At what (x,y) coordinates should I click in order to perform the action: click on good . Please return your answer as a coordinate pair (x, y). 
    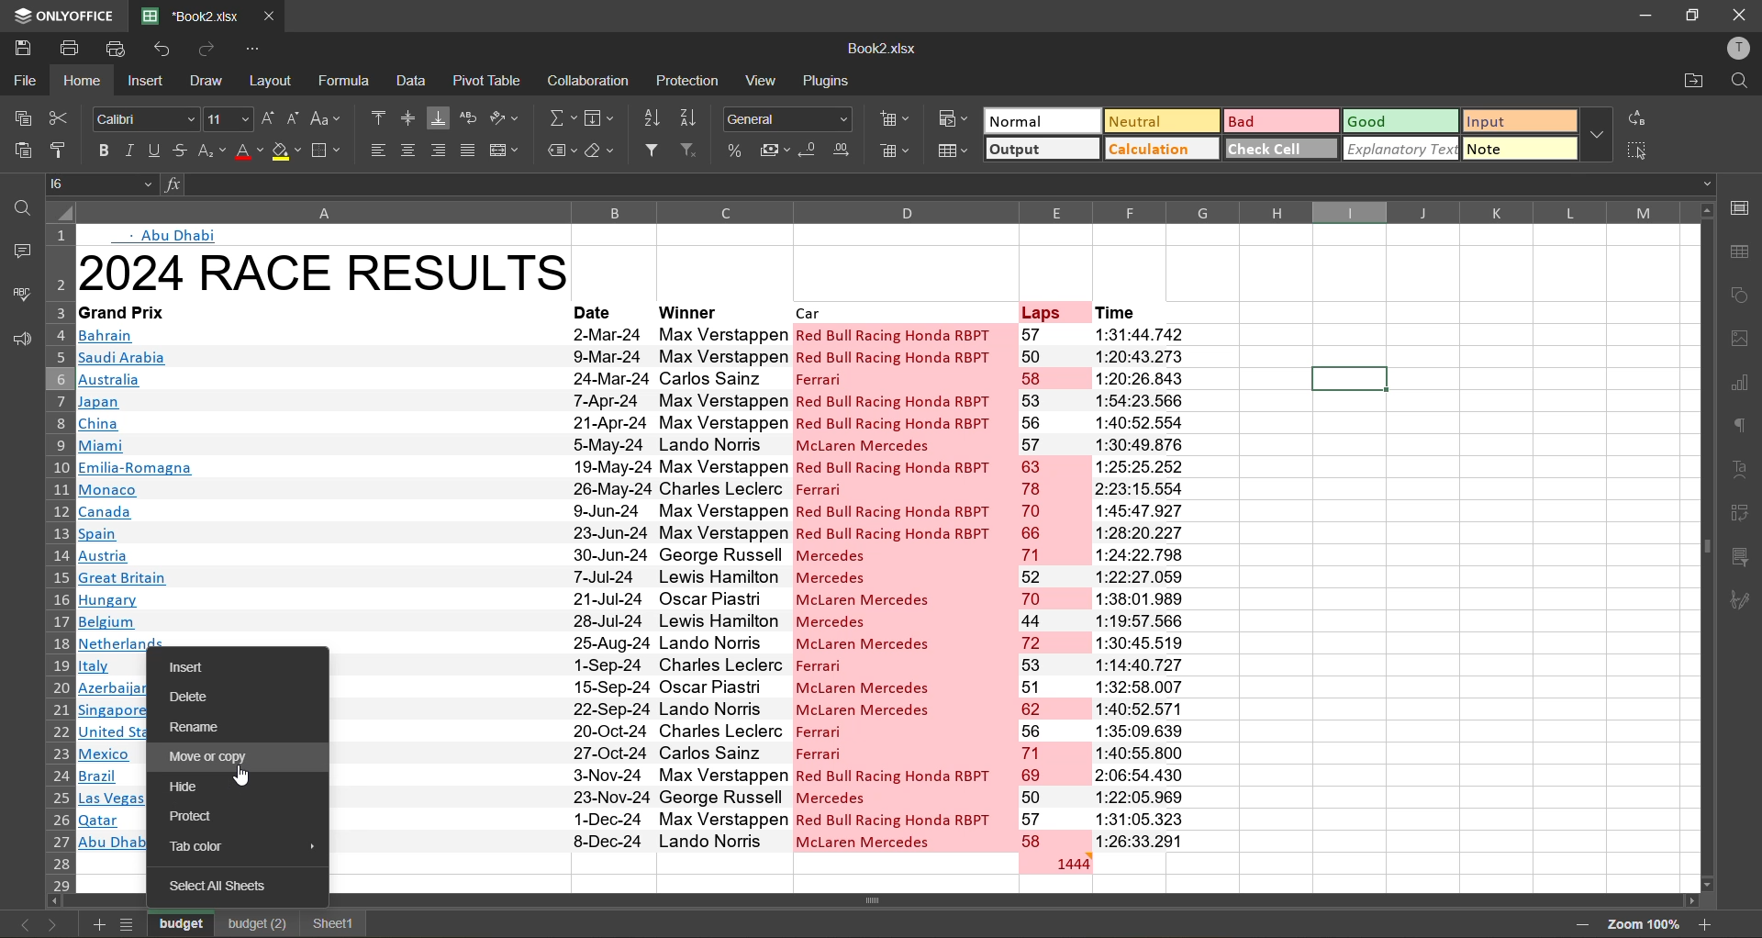
    Looking at the image, I should click on (1402, 122).